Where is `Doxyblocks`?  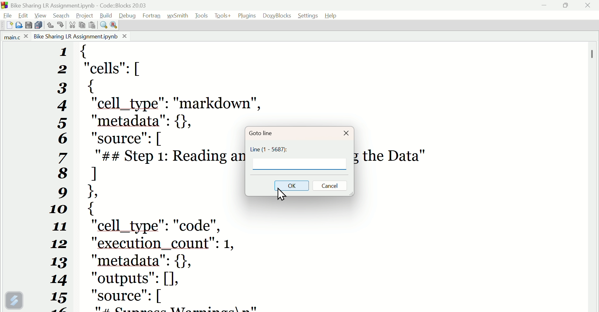
Doxyblocks is located at coordinates (277, 14).